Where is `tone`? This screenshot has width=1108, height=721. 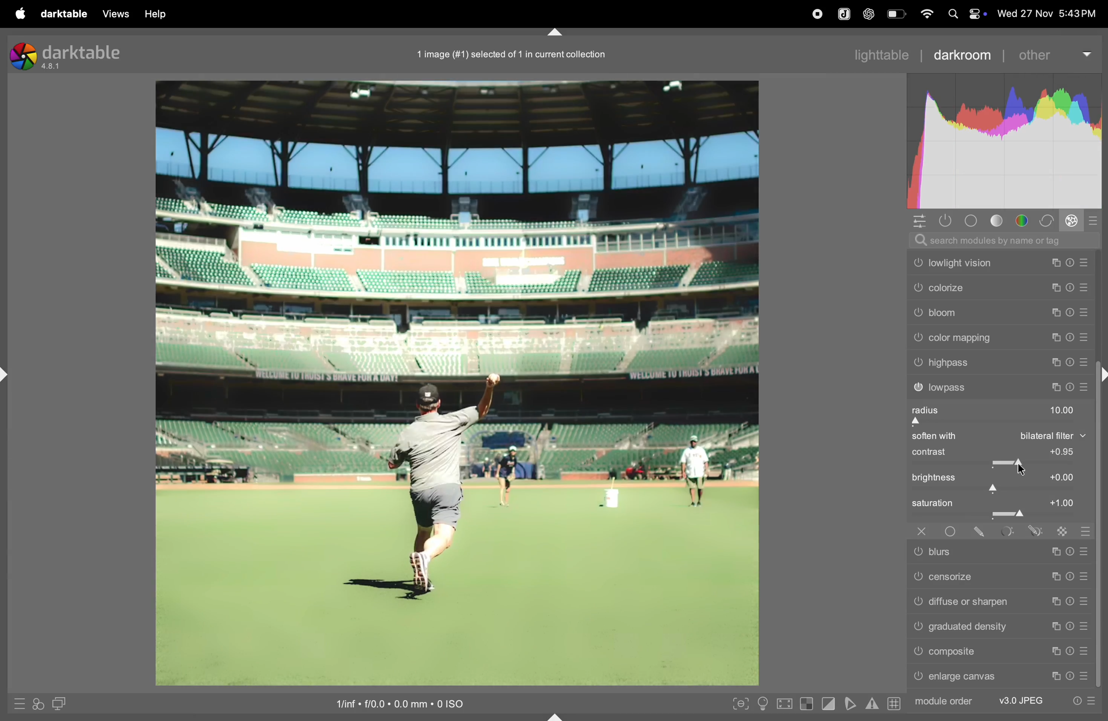
tone is located at coordinates (1000, 221).